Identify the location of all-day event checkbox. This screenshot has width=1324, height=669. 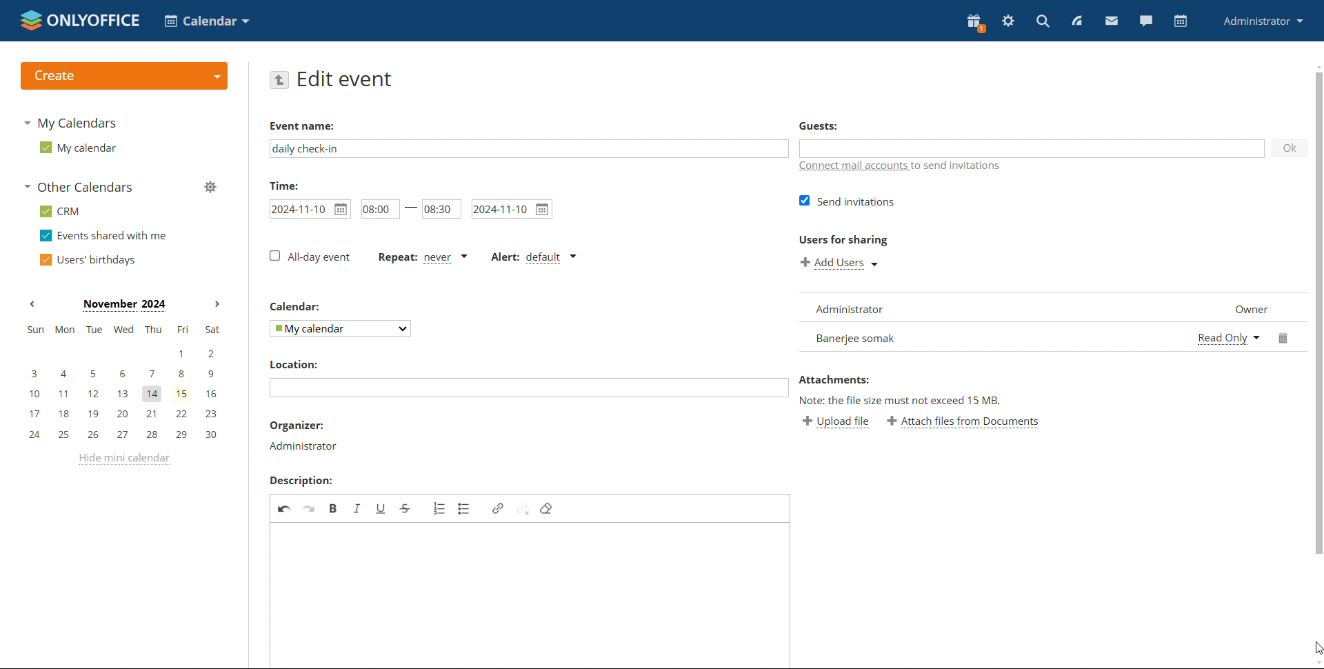
(310, 257).